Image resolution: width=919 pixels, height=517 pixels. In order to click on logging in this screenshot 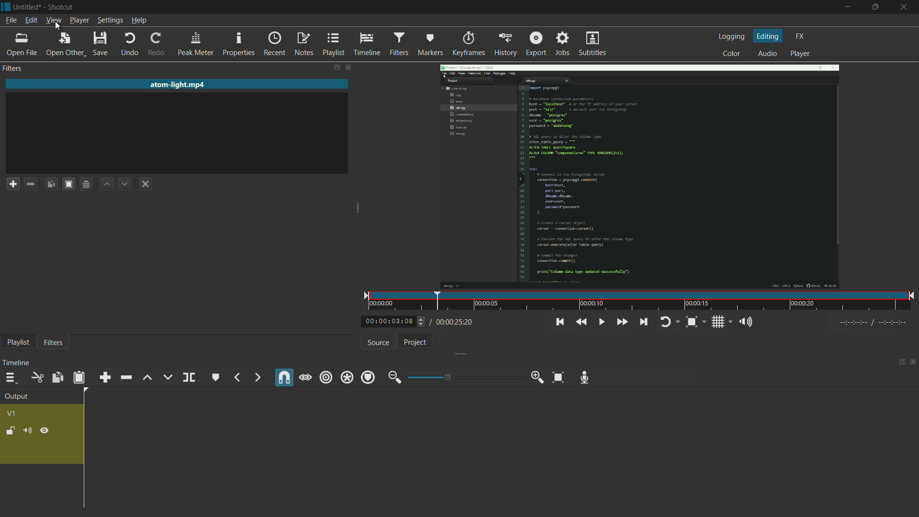, I will do `click(731, 37)`.